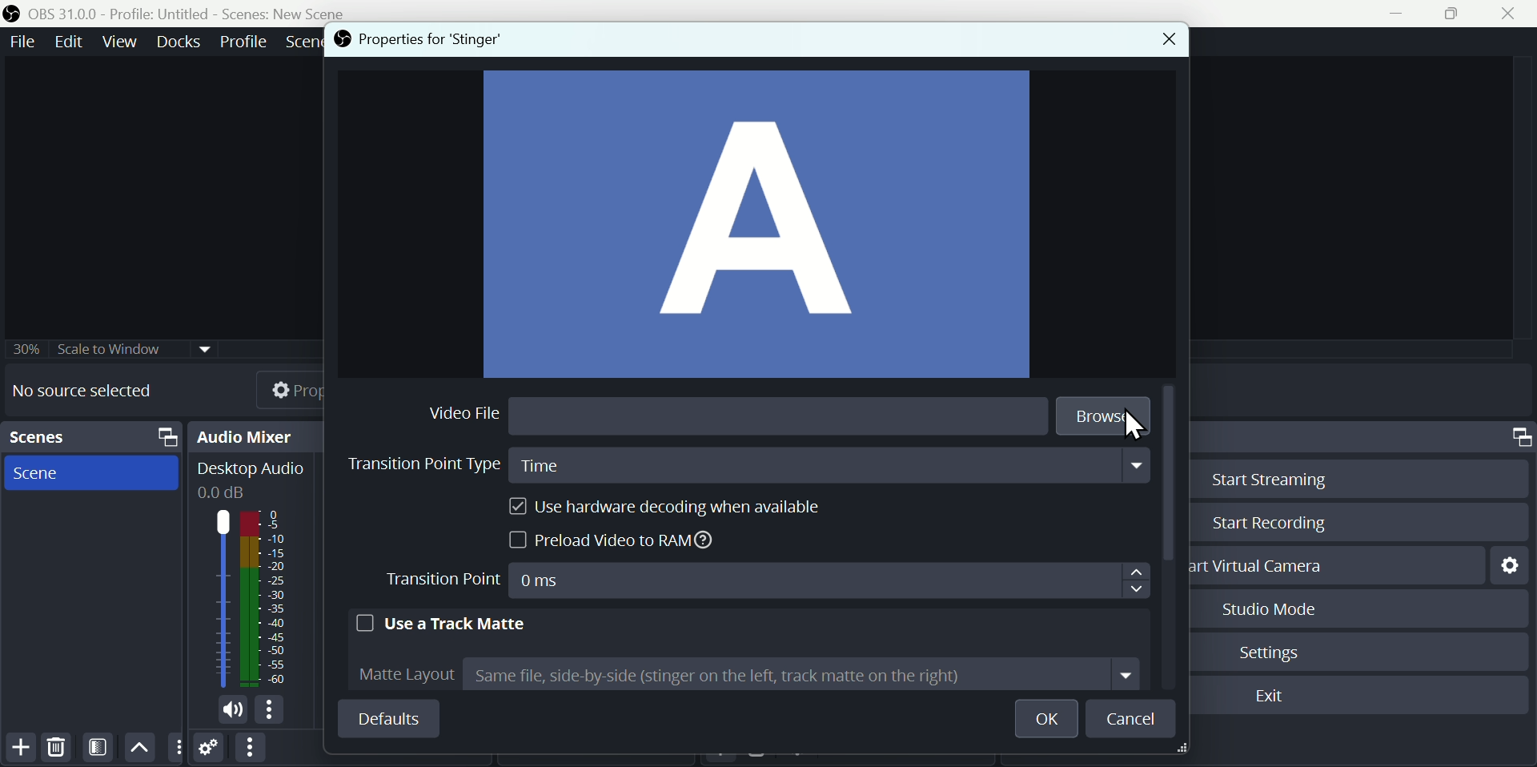 Image resolution: width=1537 pixels, height=767 pixels. I want to click on Desktop Audio, so click(249, 479).